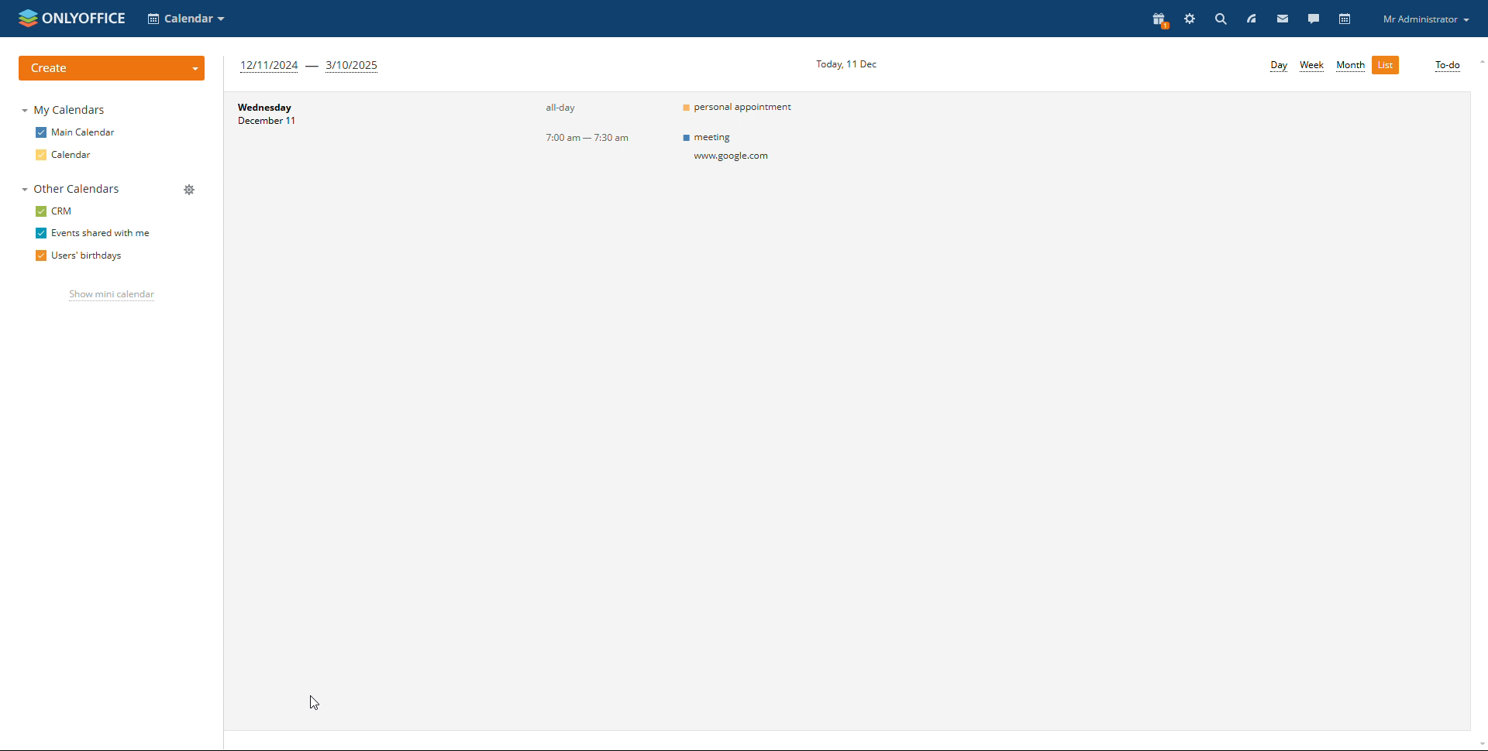 The image size is (1488, 751). Describe the element at coordinates (1479, 746) in the screenshot. I see `scroll down` at that location.